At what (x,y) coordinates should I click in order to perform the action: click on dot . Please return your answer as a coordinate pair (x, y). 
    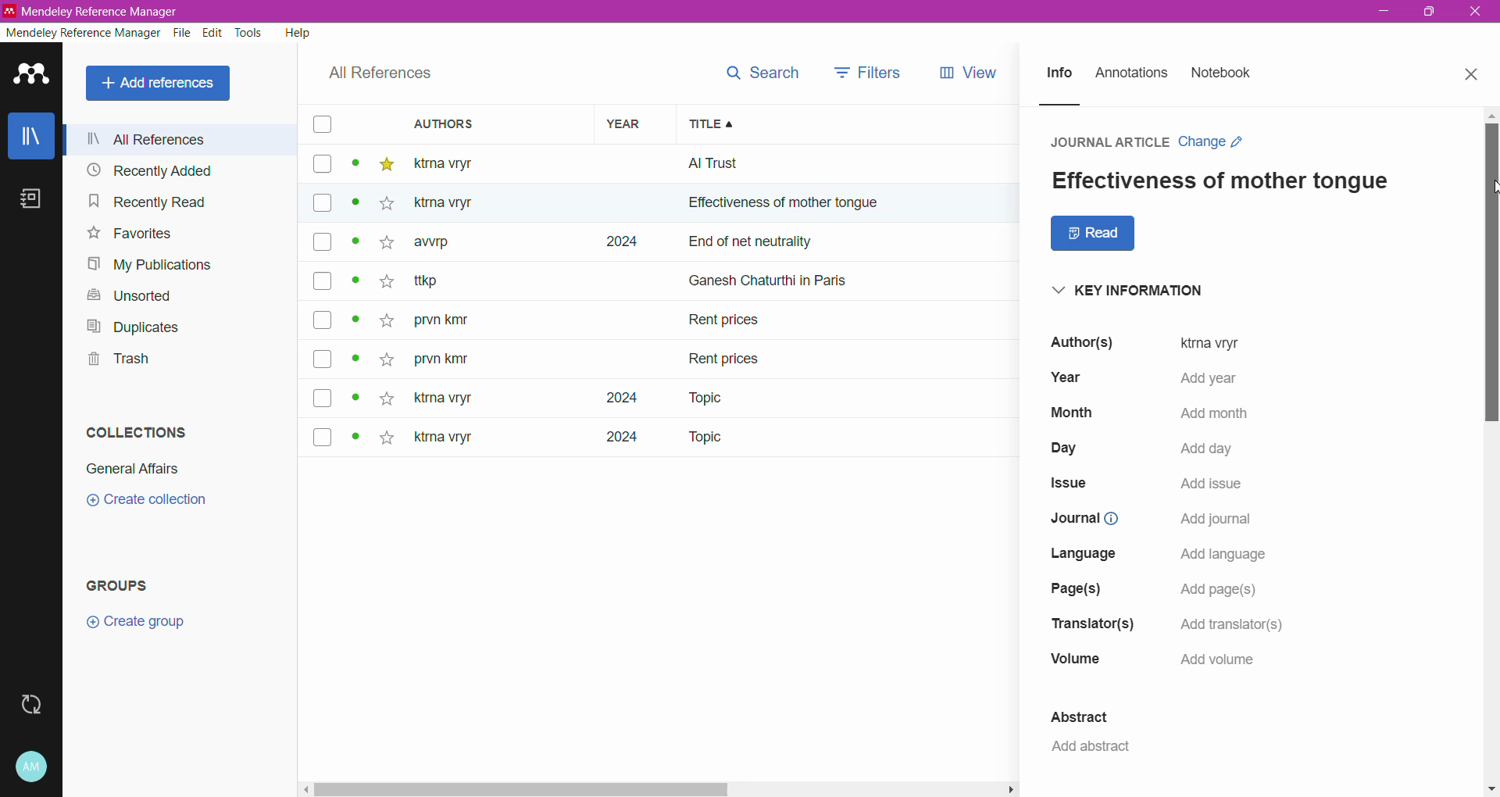
    Looking at the image, I should click on (351, 208).